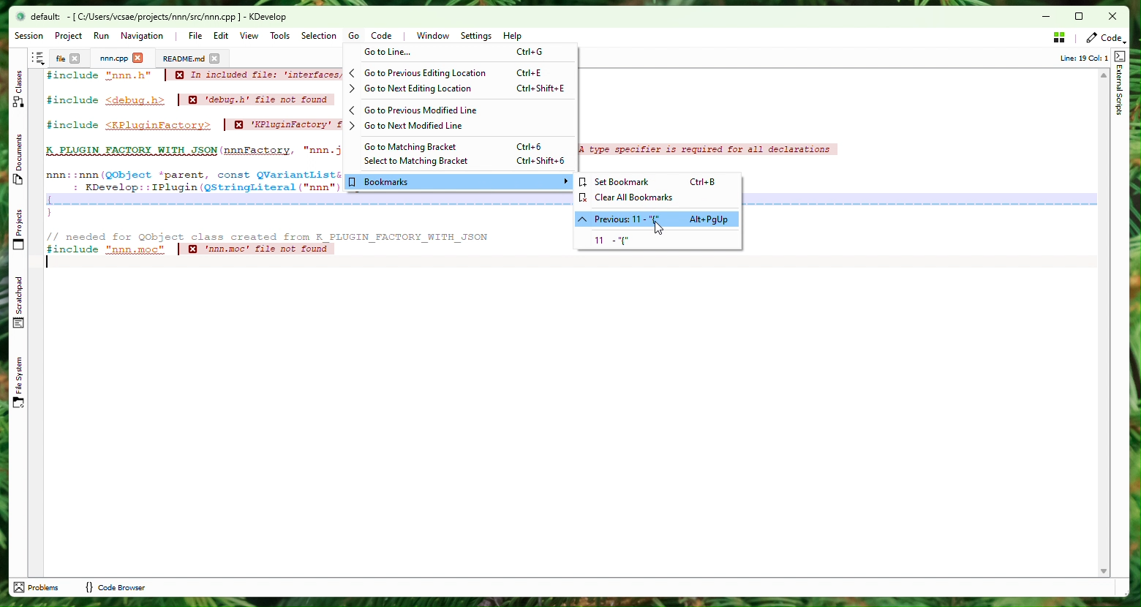 The height and width of the screenshot is (607, 1141). What do you see at coordinates (183, 59) in the screenshot?
I see `Documents` at bounding box center [183, 59].